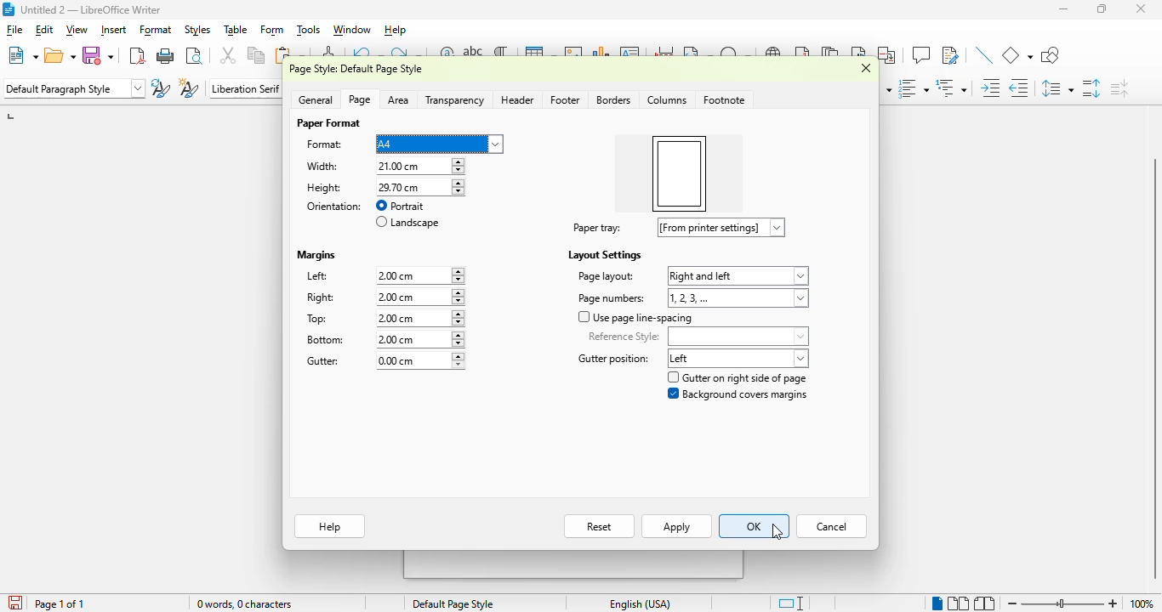 Image resolution: width=1162 pixels, height=612 pixels. I want to click on cancel, so click(834, 526).